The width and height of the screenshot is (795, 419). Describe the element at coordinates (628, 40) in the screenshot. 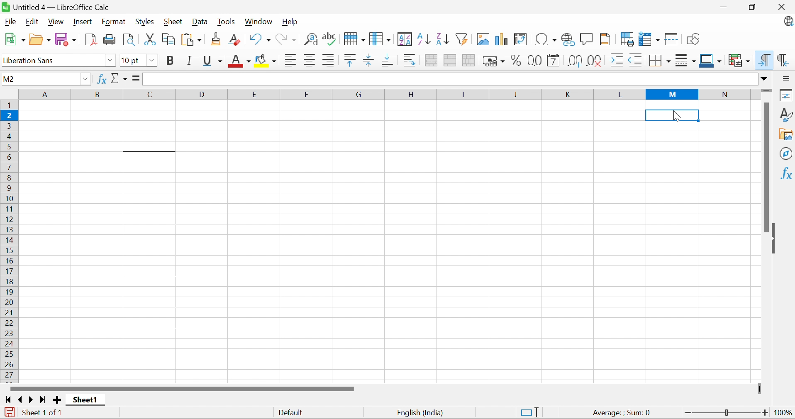

I see `Define print area` at that location.